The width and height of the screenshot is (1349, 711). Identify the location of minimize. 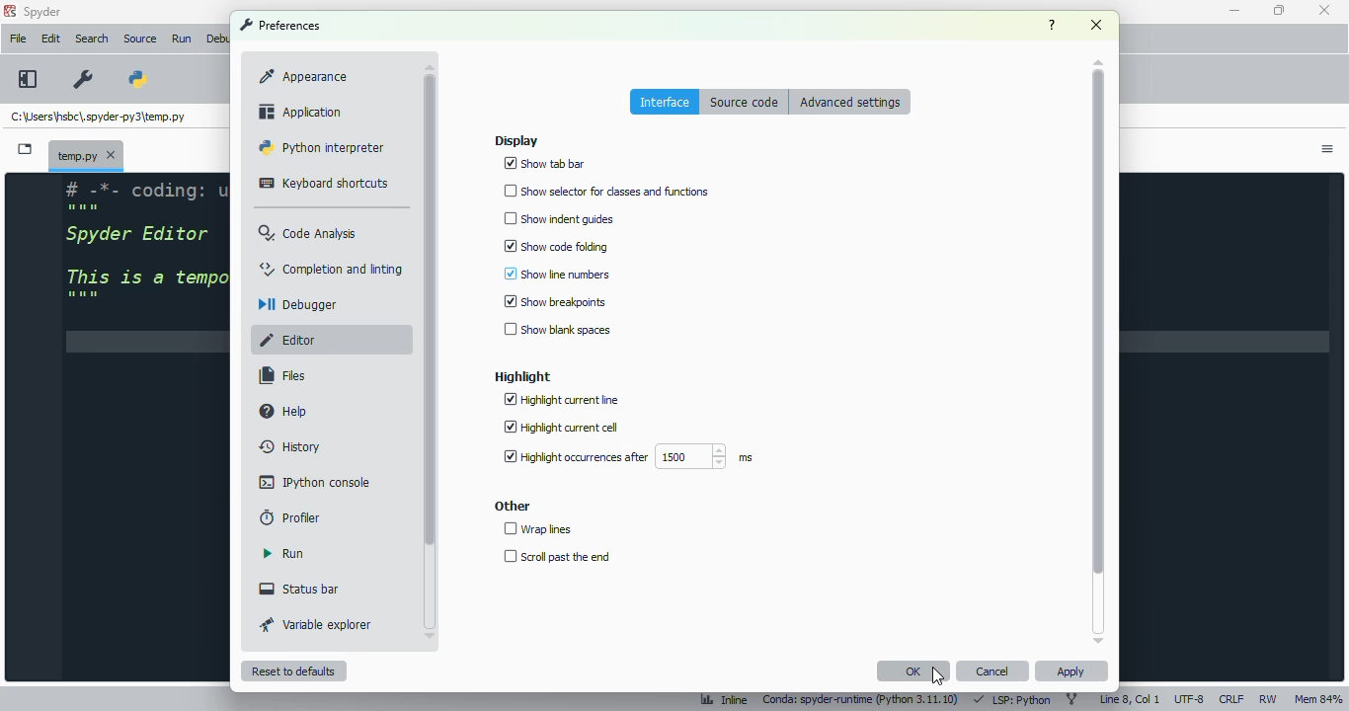
(1236, 11).